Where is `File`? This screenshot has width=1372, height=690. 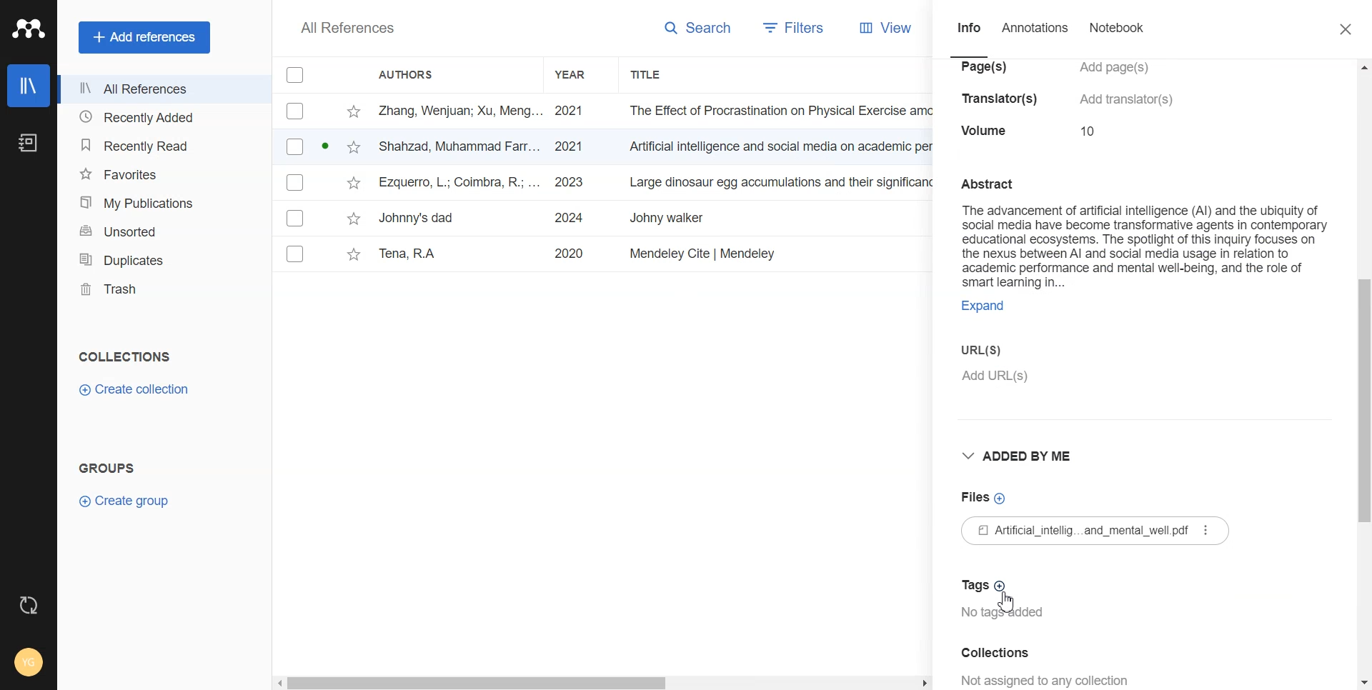
File is located at coordinates (604, 111).